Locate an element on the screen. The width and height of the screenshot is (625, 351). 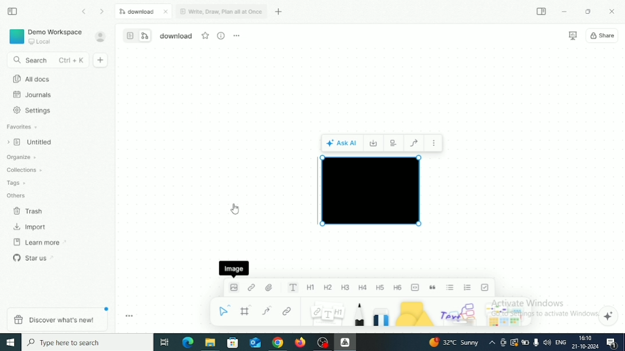
Organize is located at coordinates (23, 158).